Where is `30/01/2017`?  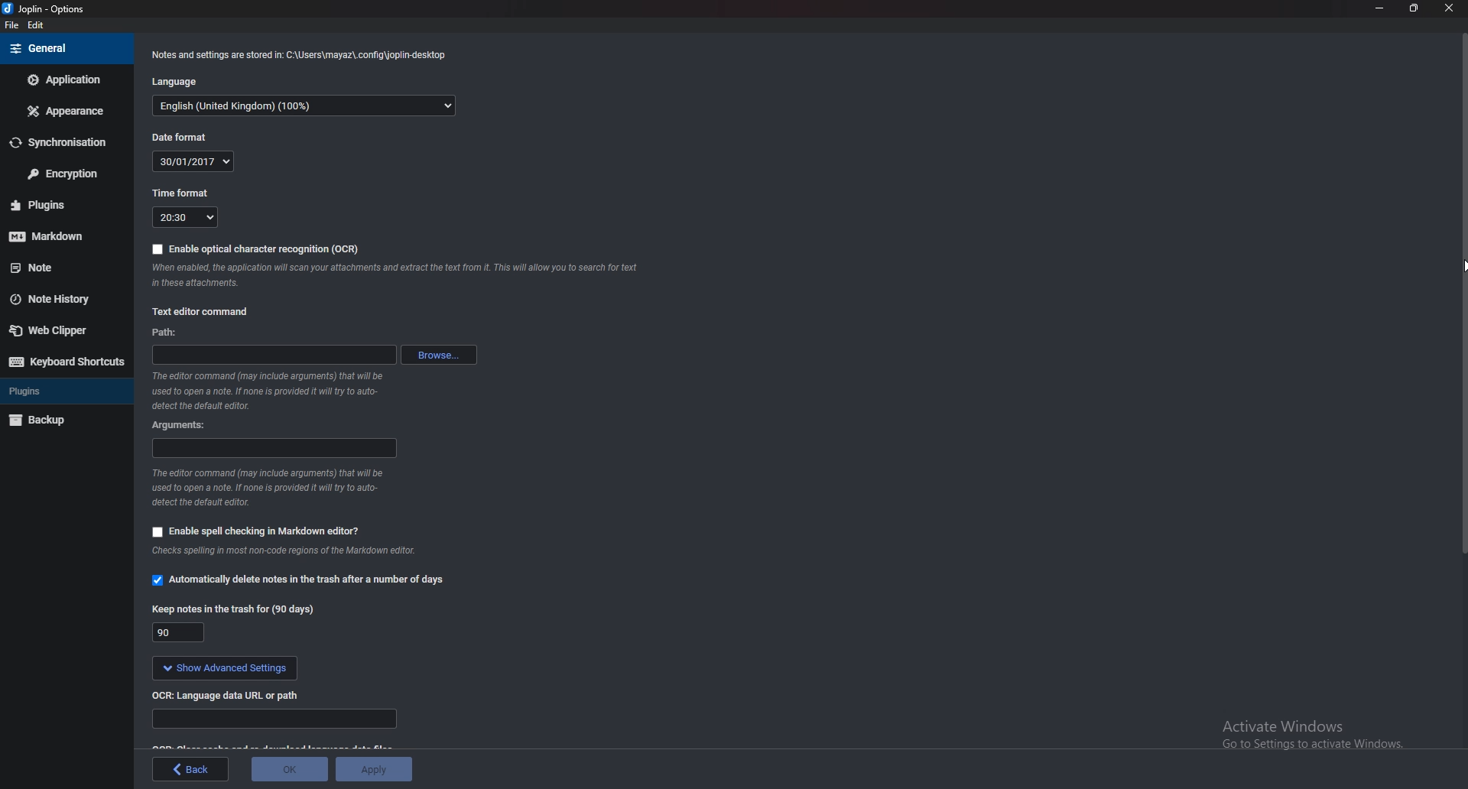
30/01/2017 is located at coordinates (192, 161).